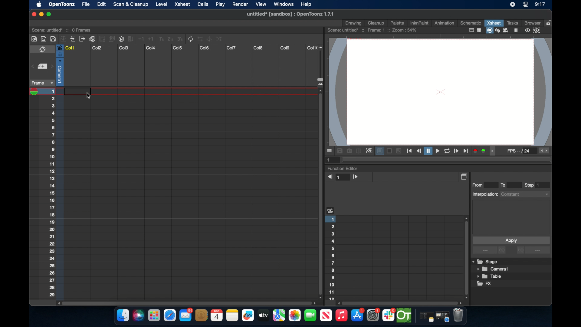 The height and width of the screenshot is (327, 581). Describe the element at coordinates (186, 315) in the screenshot. I see `mail` at that location.